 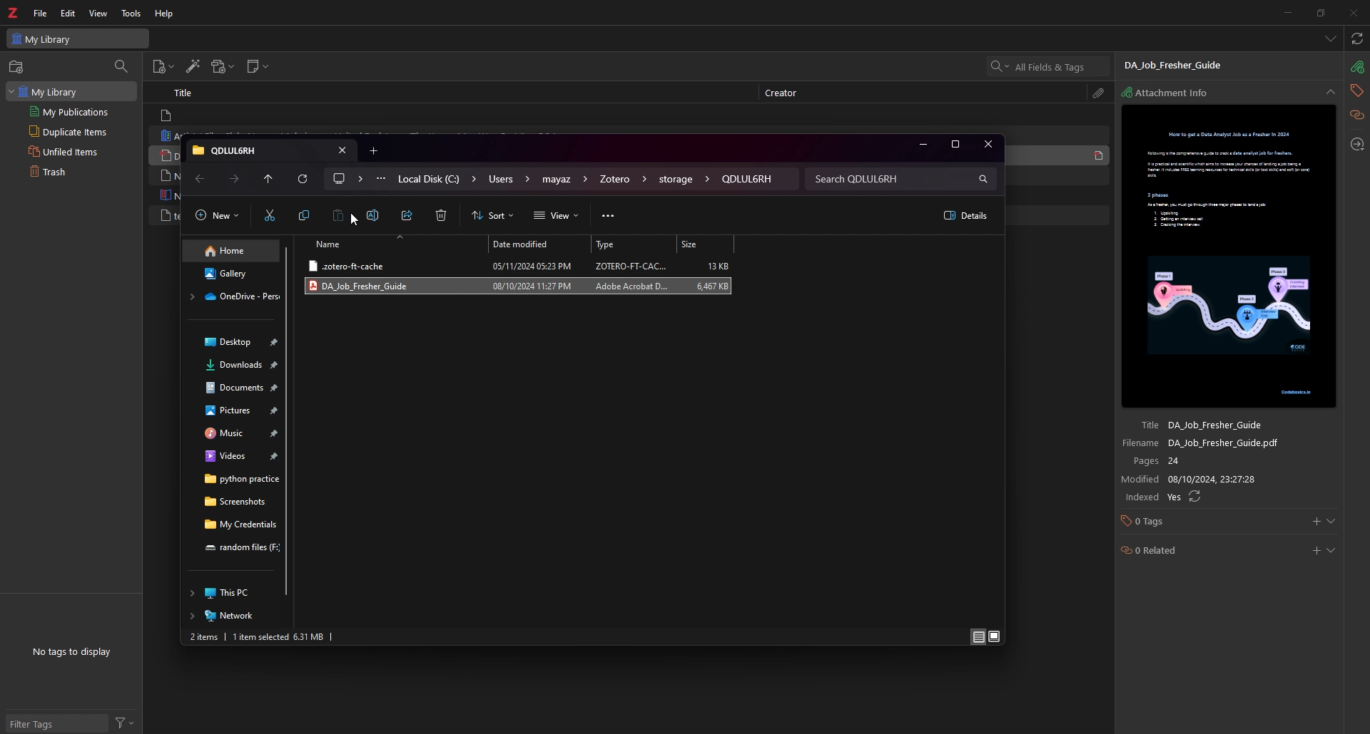 I want to click on search bar, so click(x=903, y=178).